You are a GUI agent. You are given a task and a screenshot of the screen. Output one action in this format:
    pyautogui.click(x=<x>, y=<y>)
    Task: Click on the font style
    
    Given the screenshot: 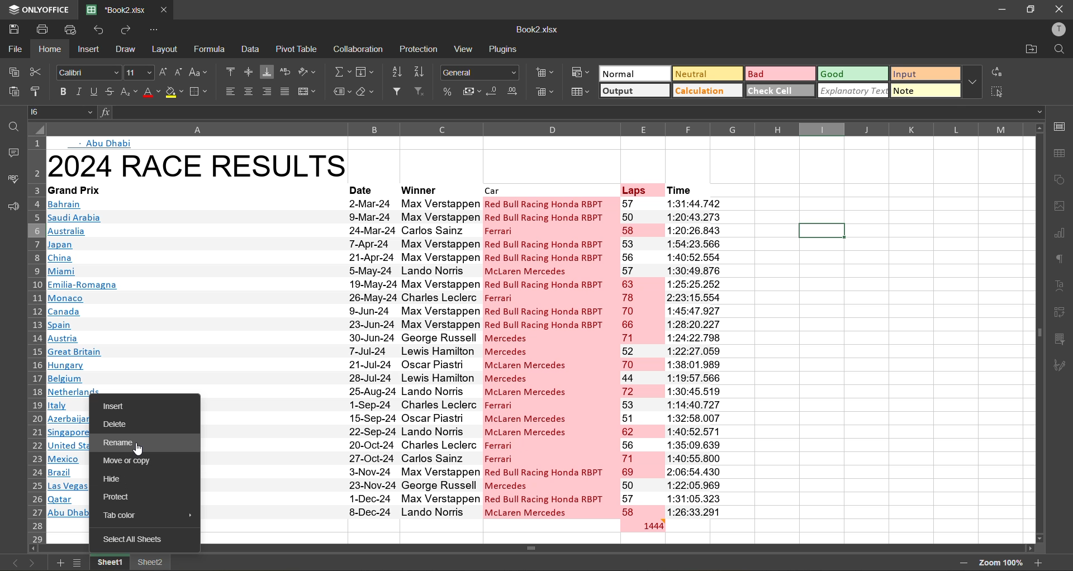 What is the action you would take?
    pyautogui.click(x=87, y=71)
    